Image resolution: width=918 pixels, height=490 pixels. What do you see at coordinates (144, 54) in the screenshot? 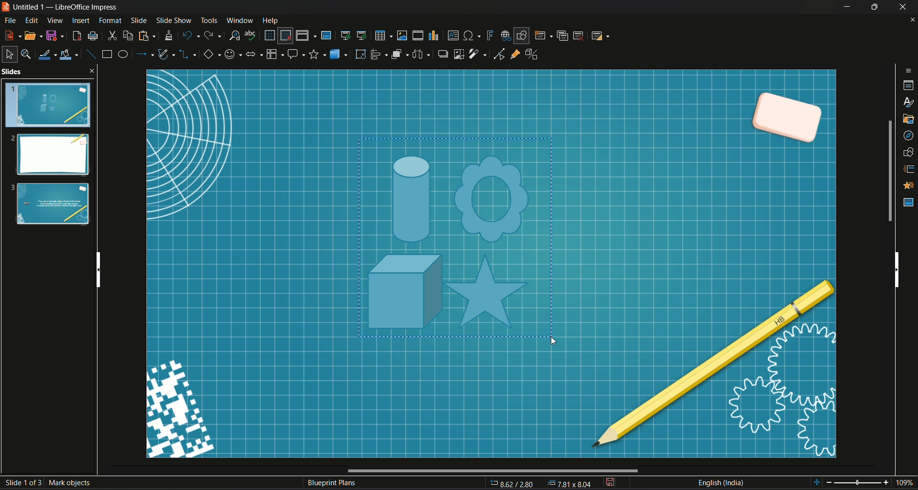
I see `lines and arrow` at bounding box center [144, 54].